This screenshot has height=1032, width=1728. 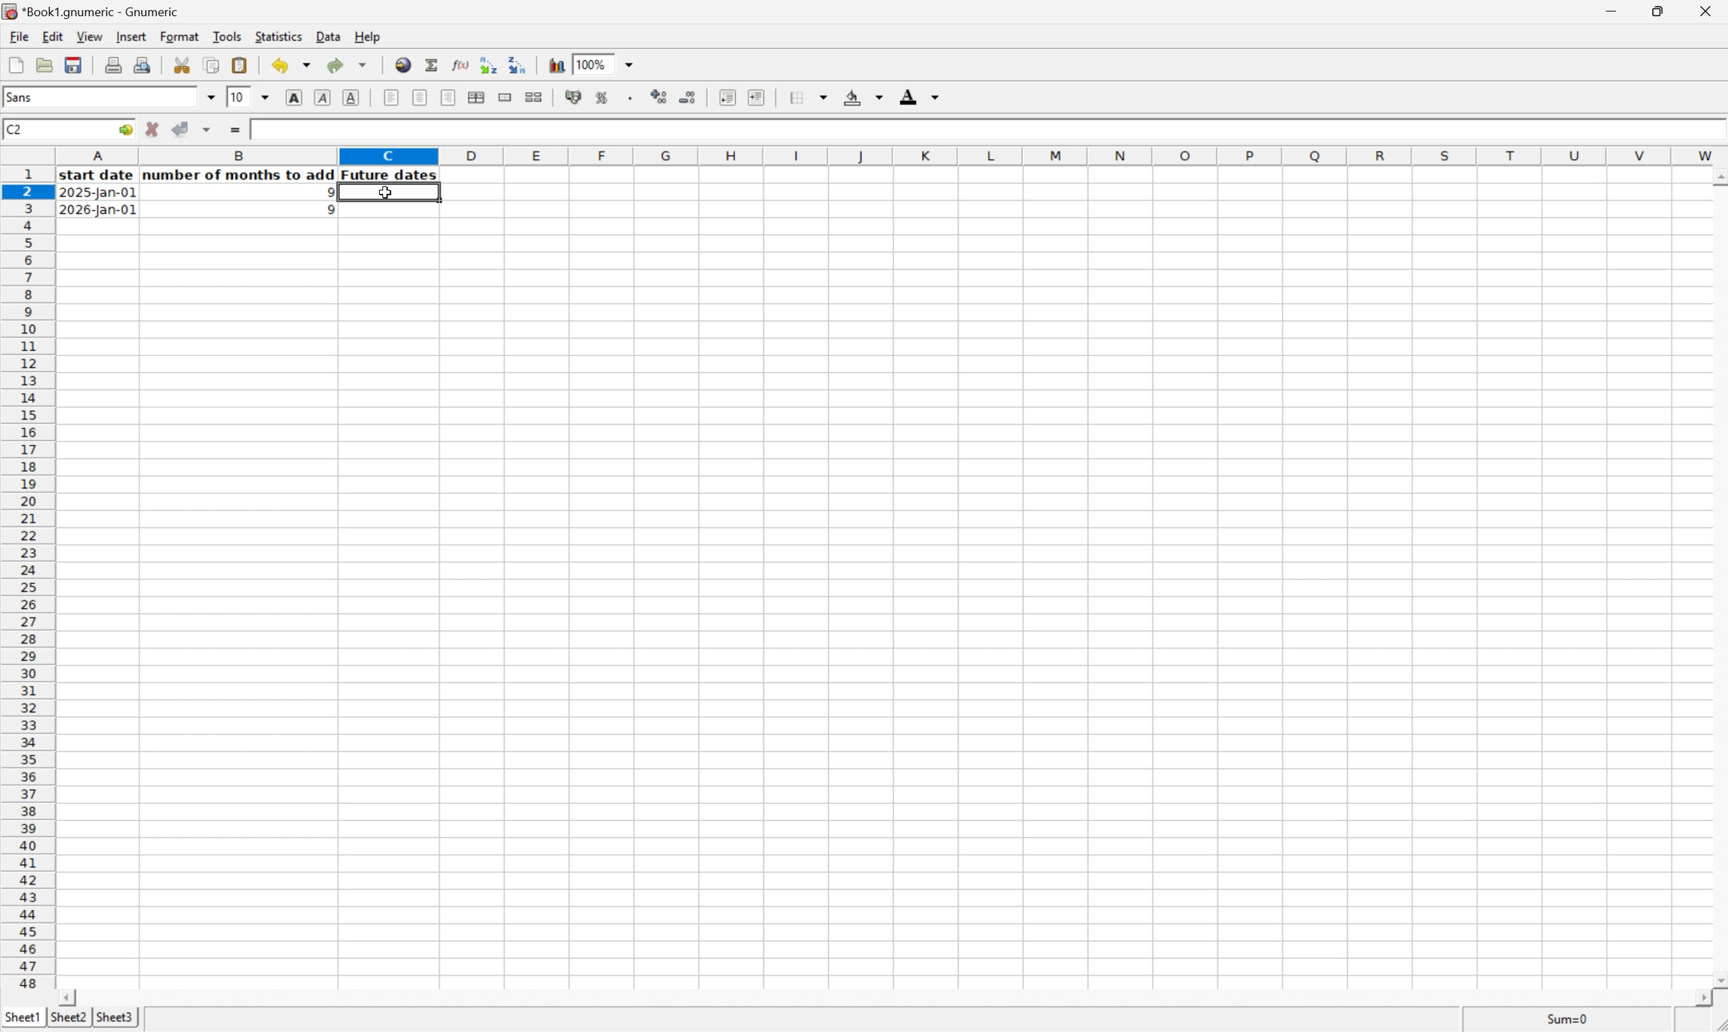 I want to click on Set the format of the selected cells to include a thousands separator, so click(x=631, y=99).